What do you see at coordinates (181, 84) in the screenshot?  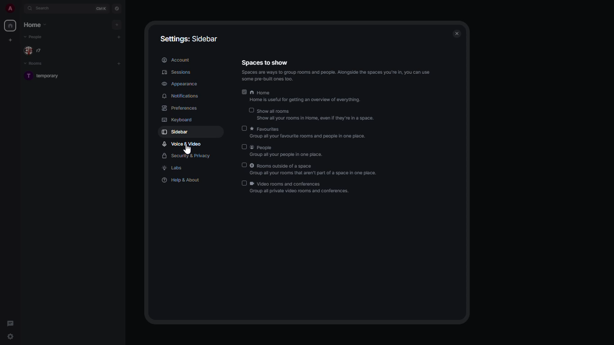 I see `appearance` at bounding box center [181, 84].